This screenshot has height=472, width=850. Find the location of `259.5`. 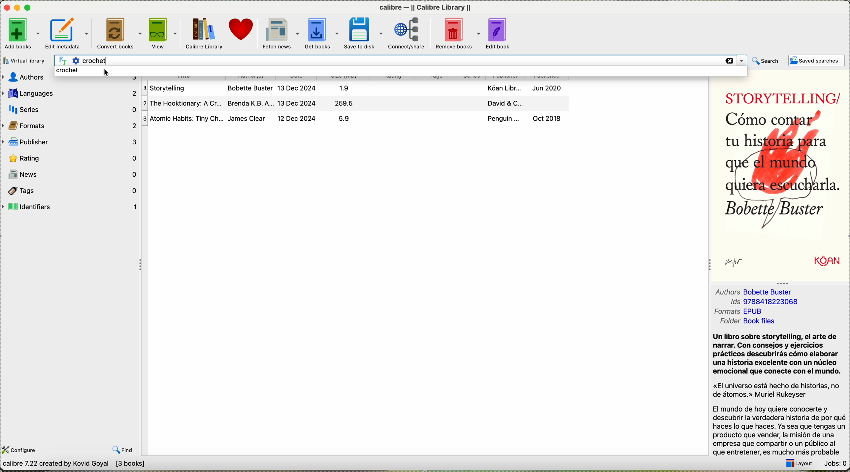

259.5 is located at coordinates (348, 103).